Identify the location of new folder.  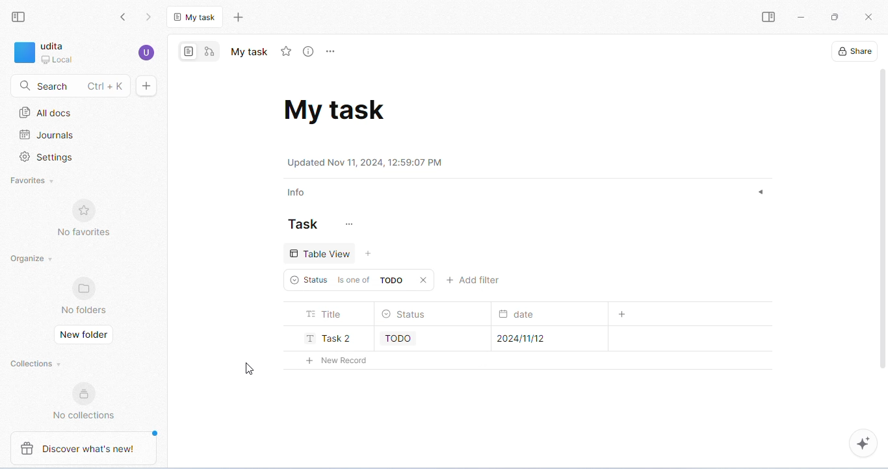
(83, 334).